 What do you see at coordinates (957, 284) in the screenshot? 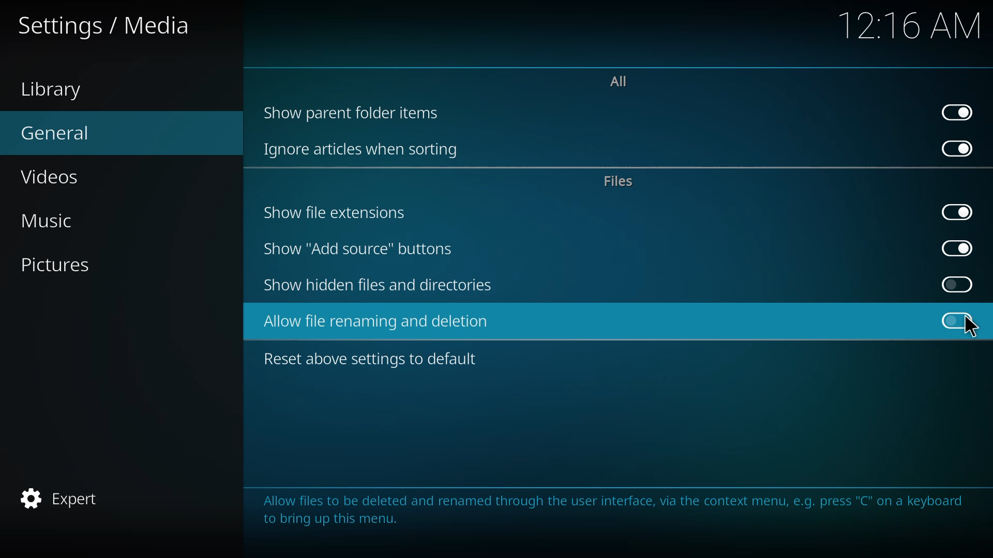
I see `click to enable` at bounding box center [957, 284].